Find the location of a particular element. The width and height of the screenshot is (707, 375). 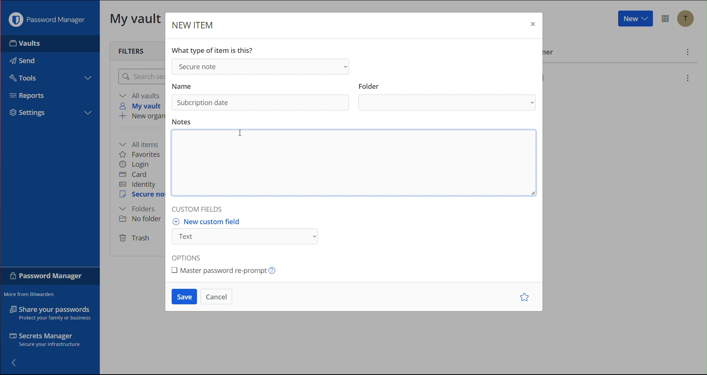

Notes is located at coordinates (183, 122).